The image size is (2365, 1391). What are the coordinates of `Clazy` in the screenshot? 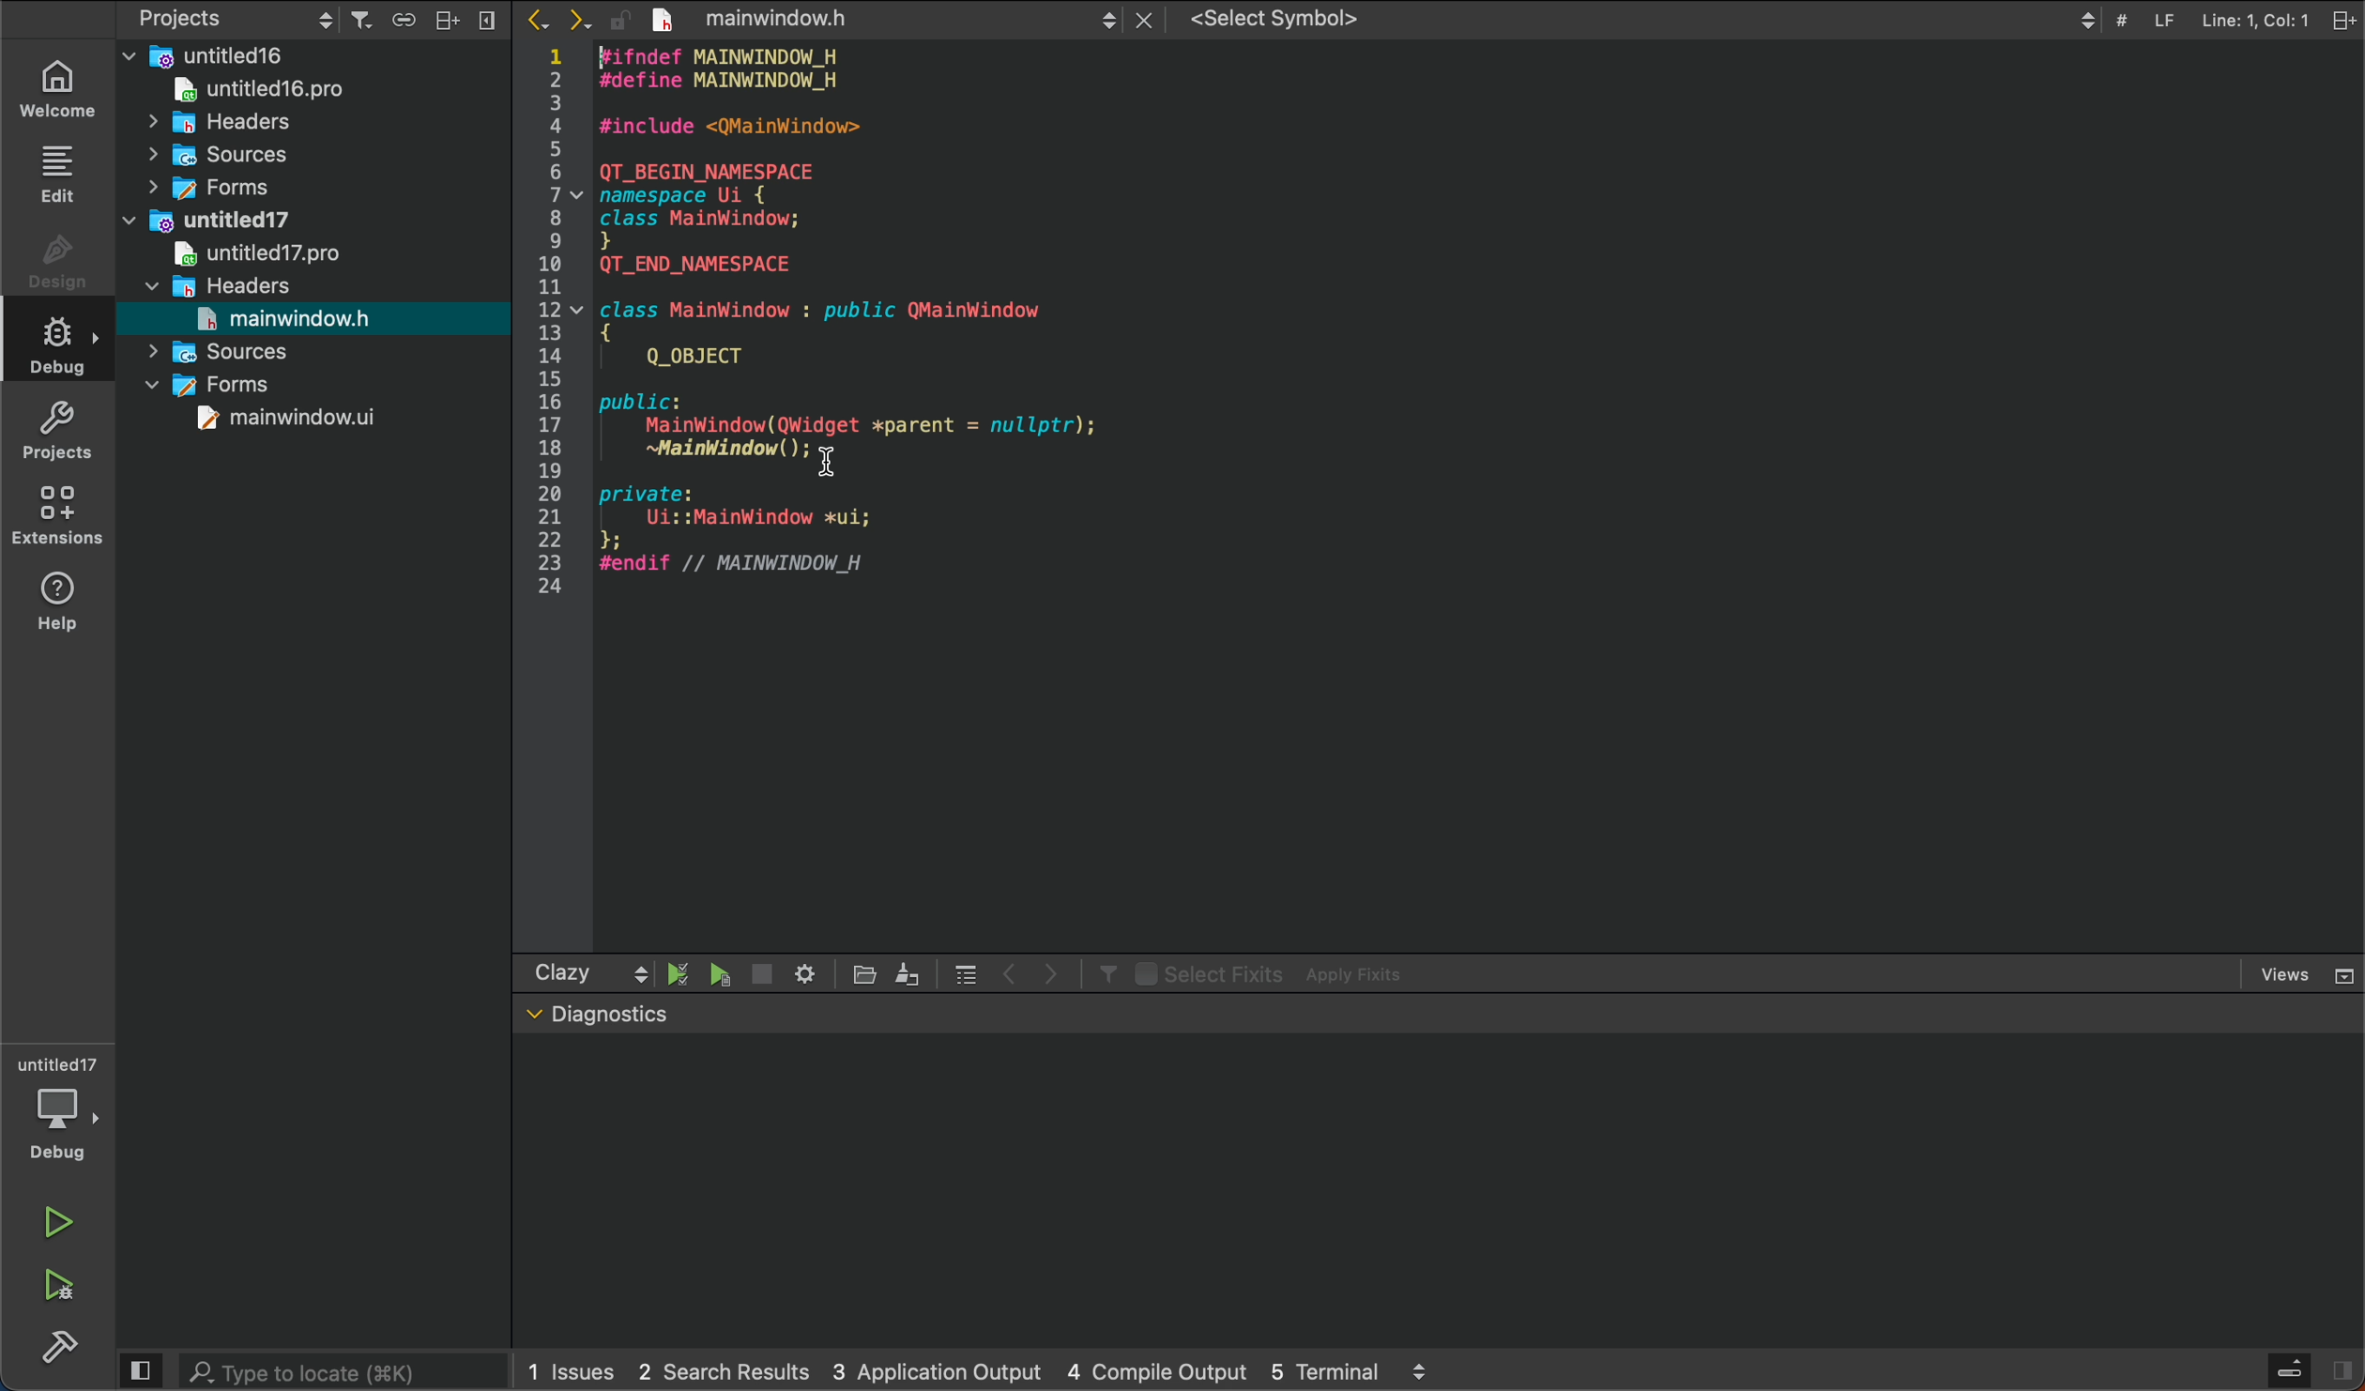 It's located at (562, 972).